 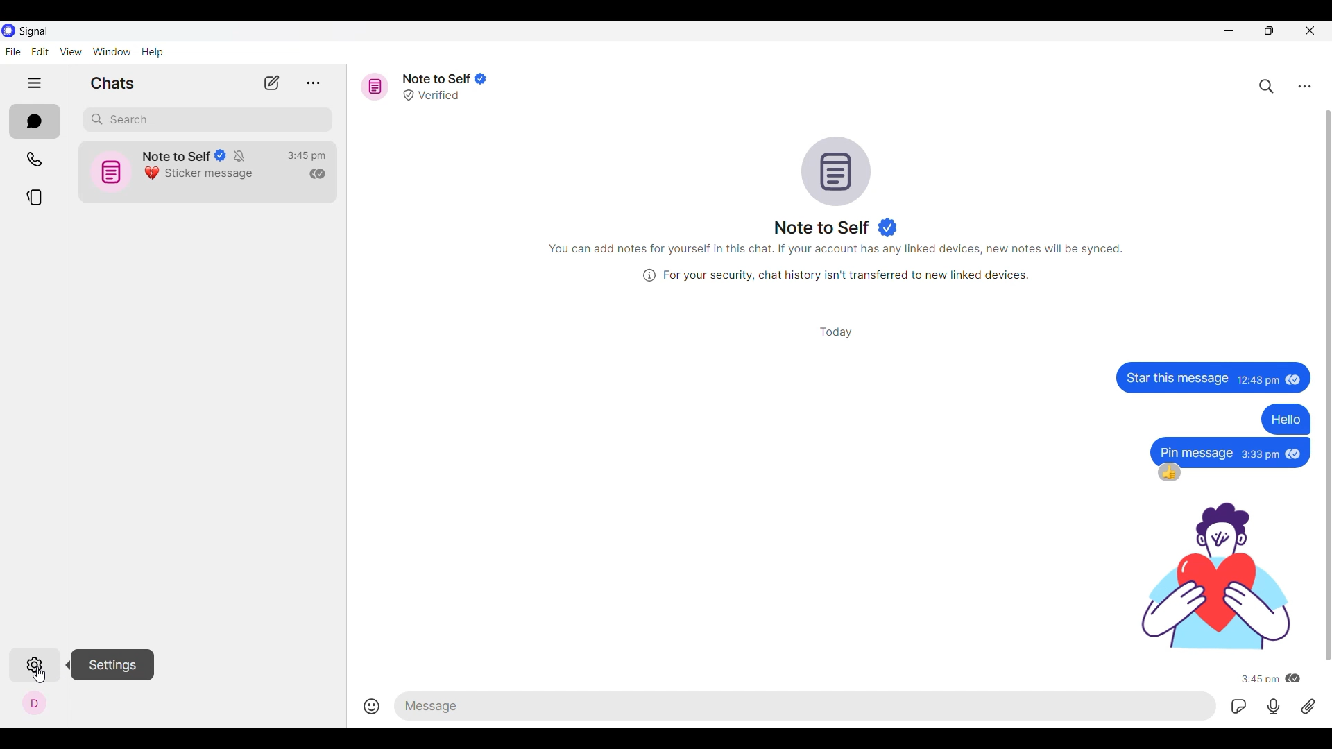 I want to click on Time of last conversation, so click(x=307, y=156).